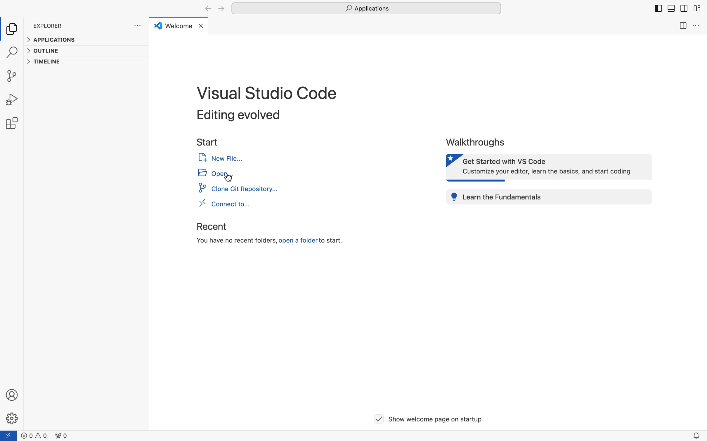 This screenshot has width=707, height=441. I want to click on outline, so click(46, 51).